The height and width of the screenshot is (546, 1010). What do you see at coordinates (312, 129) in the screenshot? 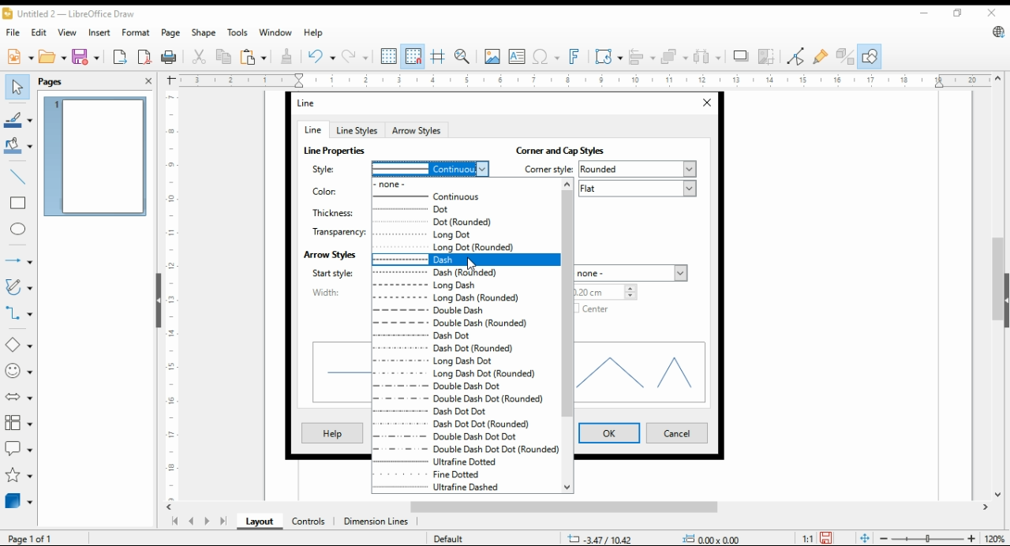
I see `line` at bounding box center [312, 129].